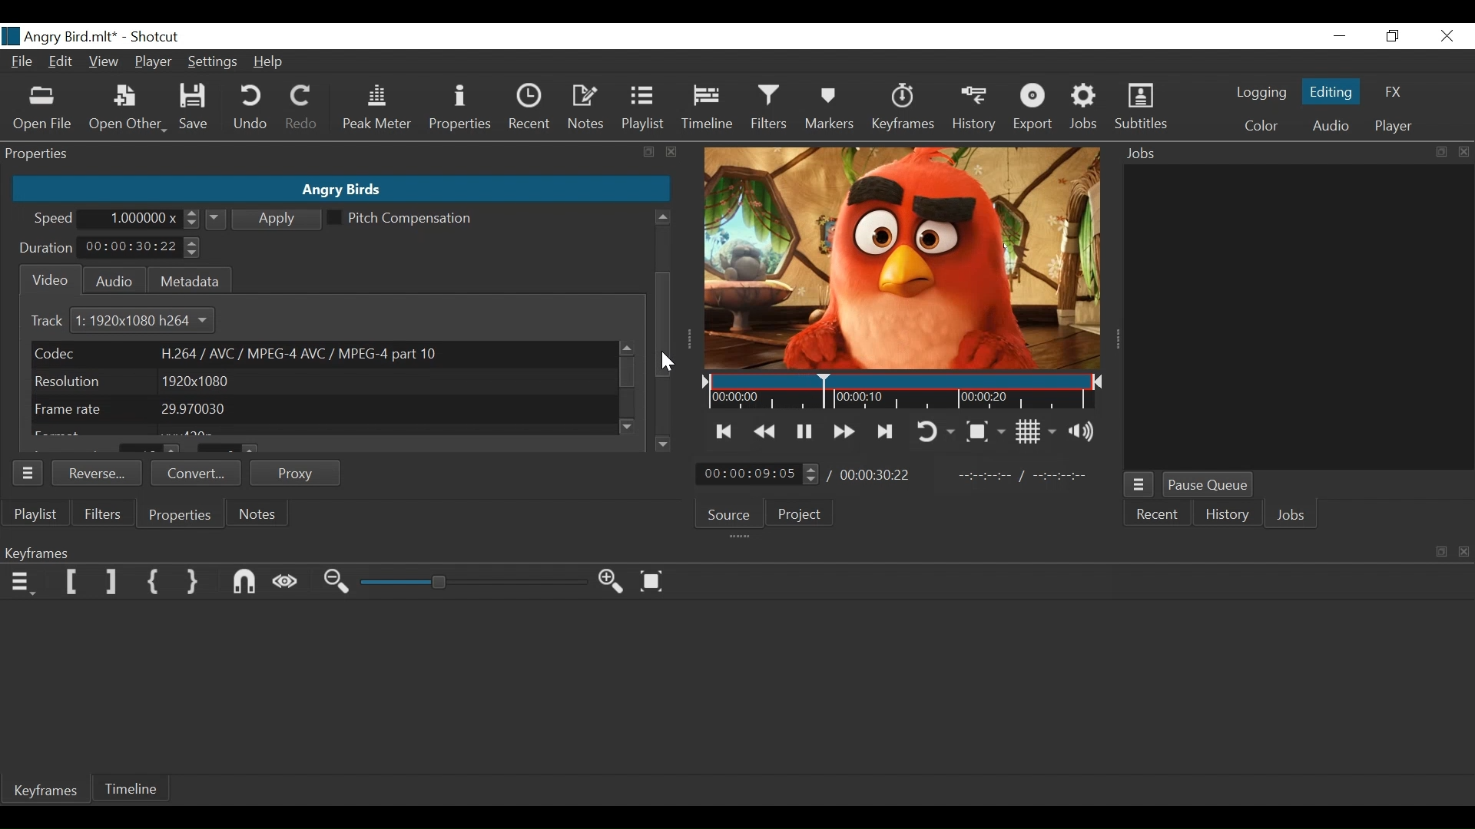 Image resolution: width=1475 pixels, height=829 pixels. What do you see at coordinates (252, 110) in the screenshot?
I see `Undo` at bounding box center [252, 110].